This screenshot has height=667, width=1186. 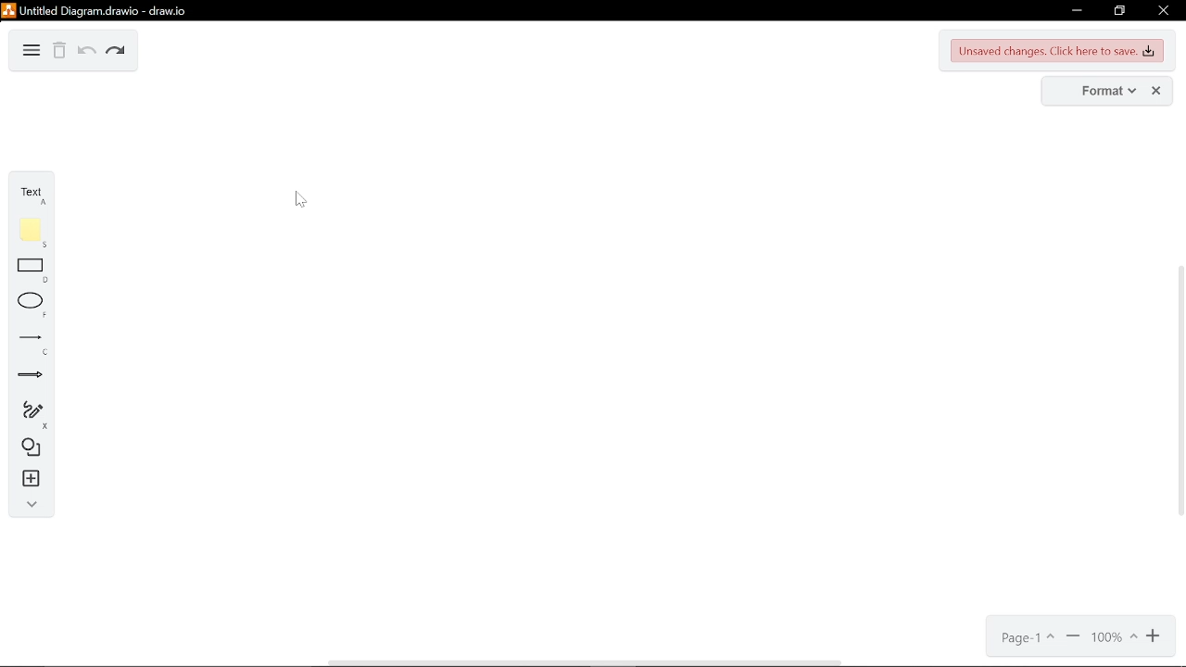 What do you see at coordinates (28, 448) in the screenshot?
I see `shapes` at bounding box center [28, 448].